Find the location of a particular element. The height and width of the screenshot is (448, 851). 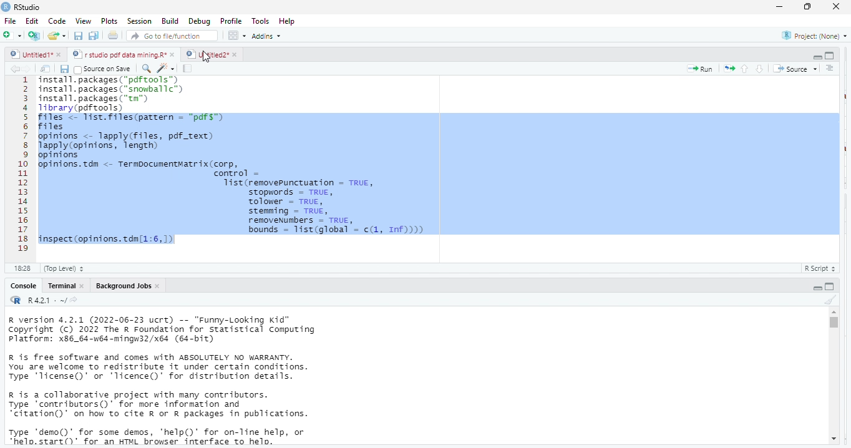

debug is located at coordinates (198, 21).